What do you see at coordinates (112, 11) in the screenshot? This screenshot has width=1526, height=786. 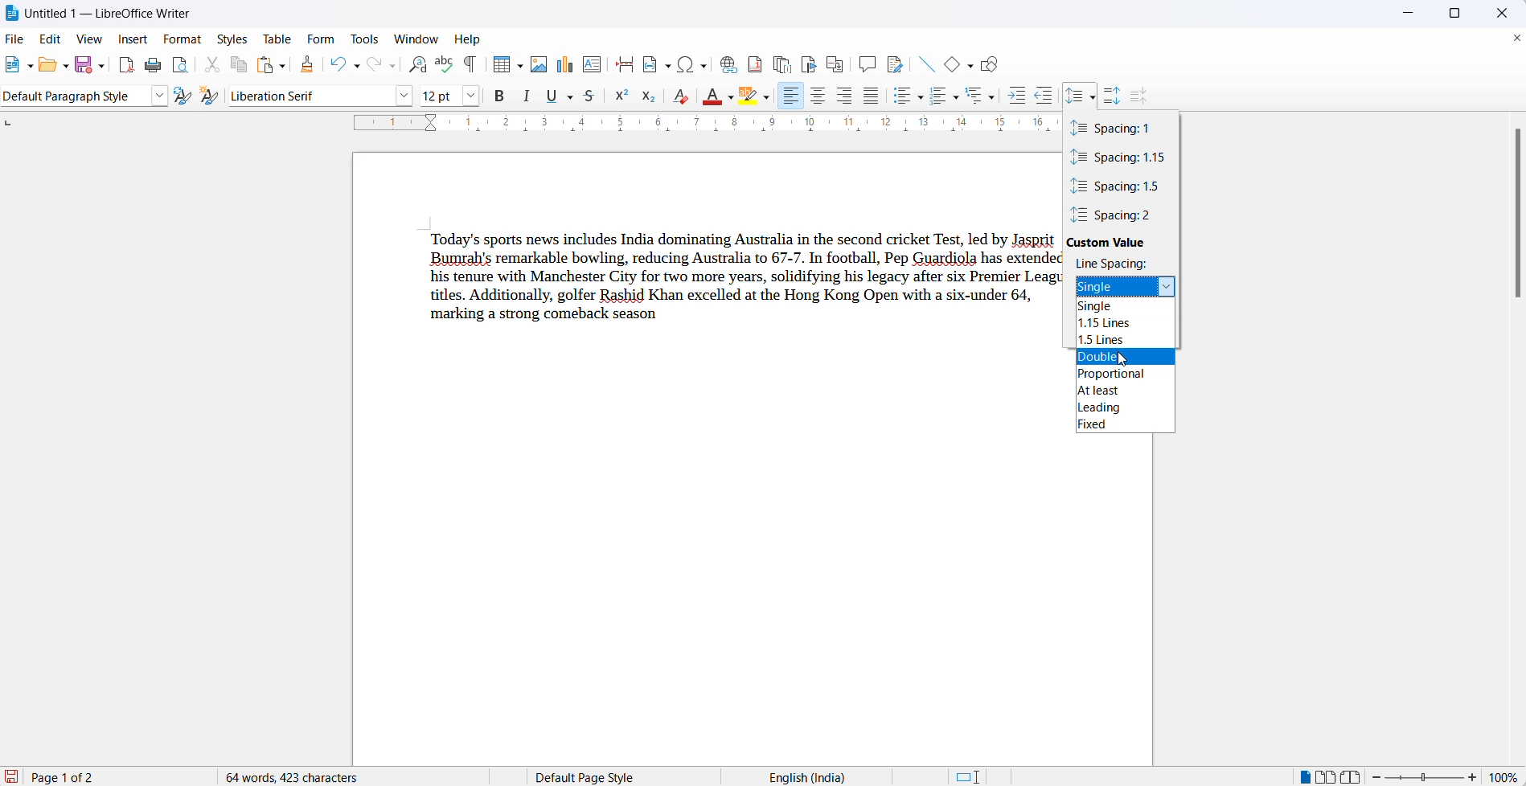 I see `file title` at bounding box center [112, 11].